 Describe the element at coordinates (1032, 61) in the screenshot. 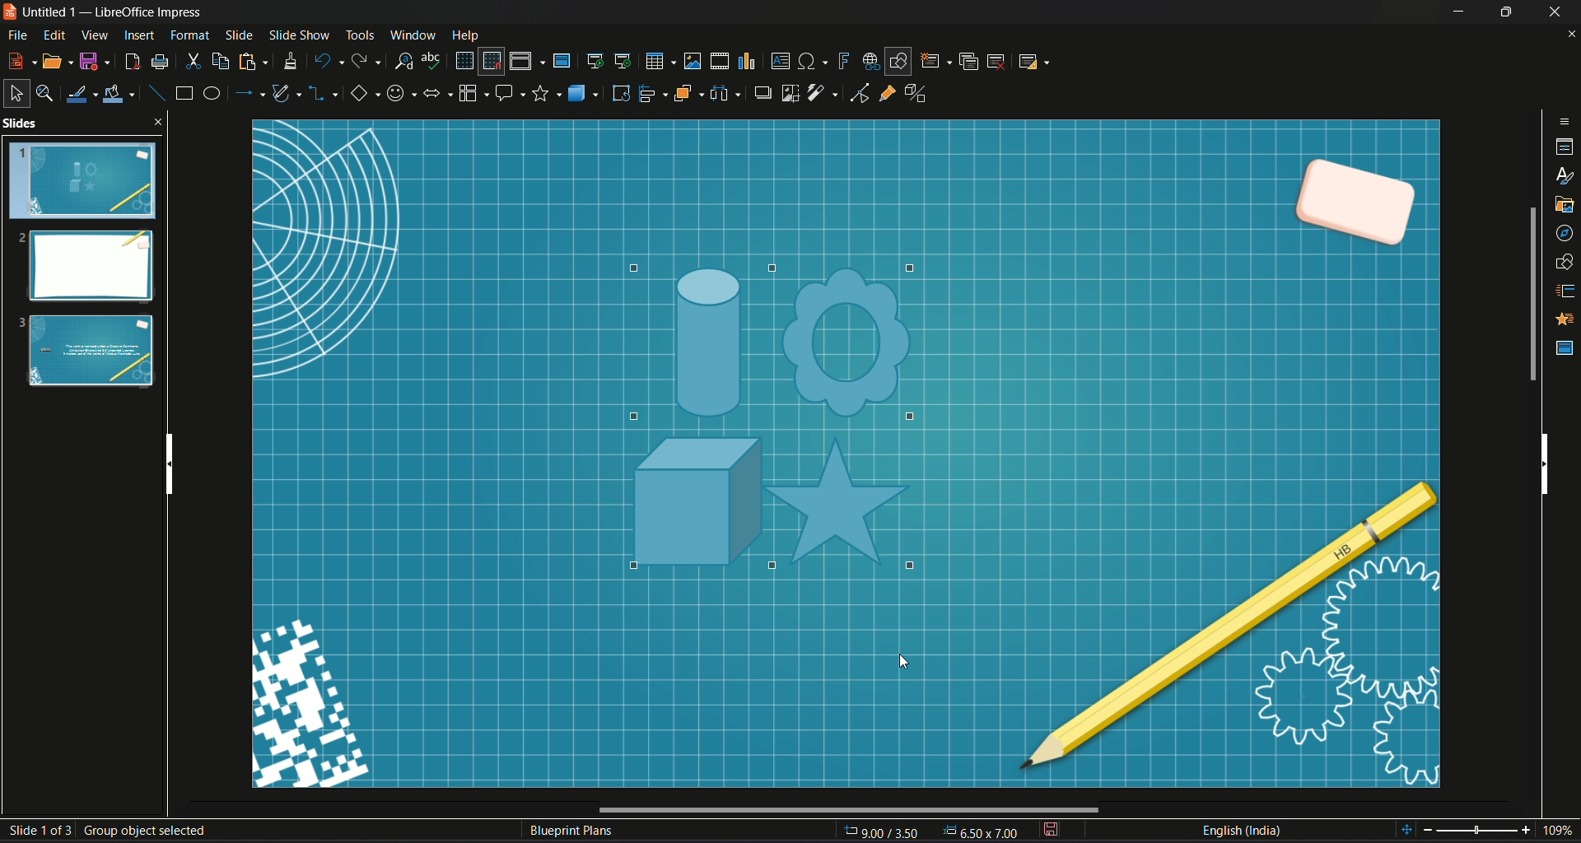

I see `slide layout` at that location.